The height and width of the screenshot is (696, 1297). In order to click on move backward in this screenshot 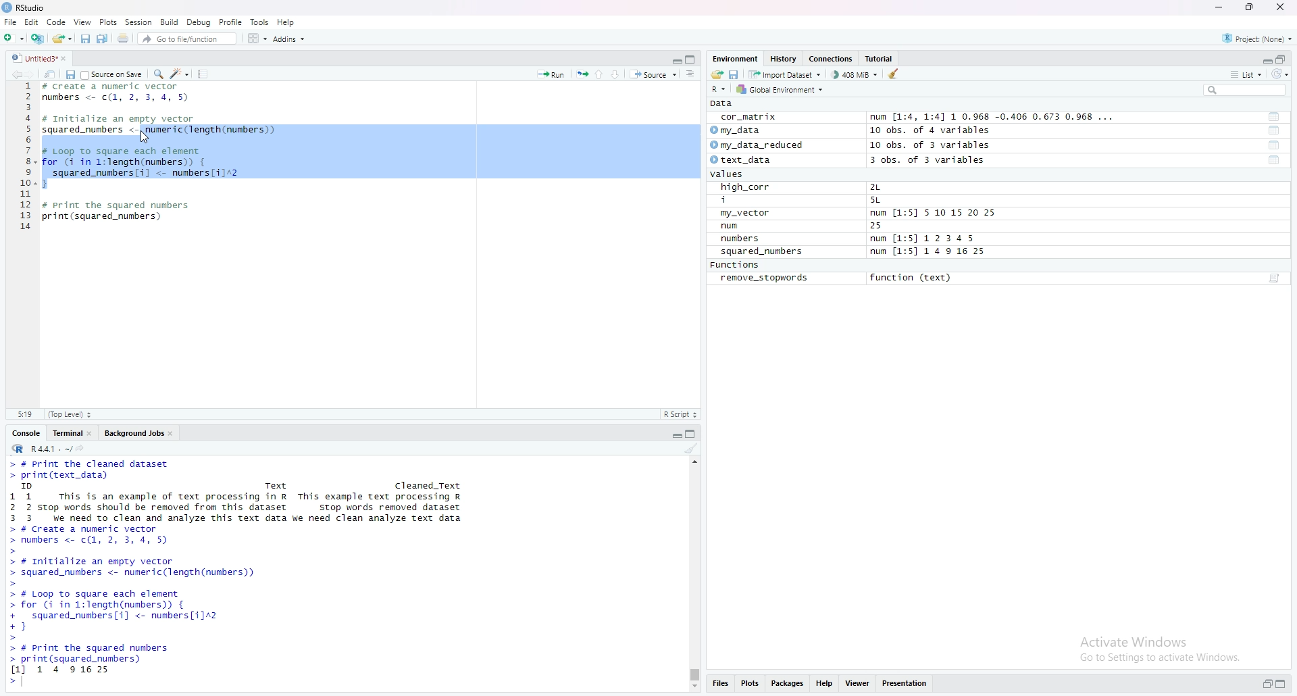, I will do `click(16, 73)`.